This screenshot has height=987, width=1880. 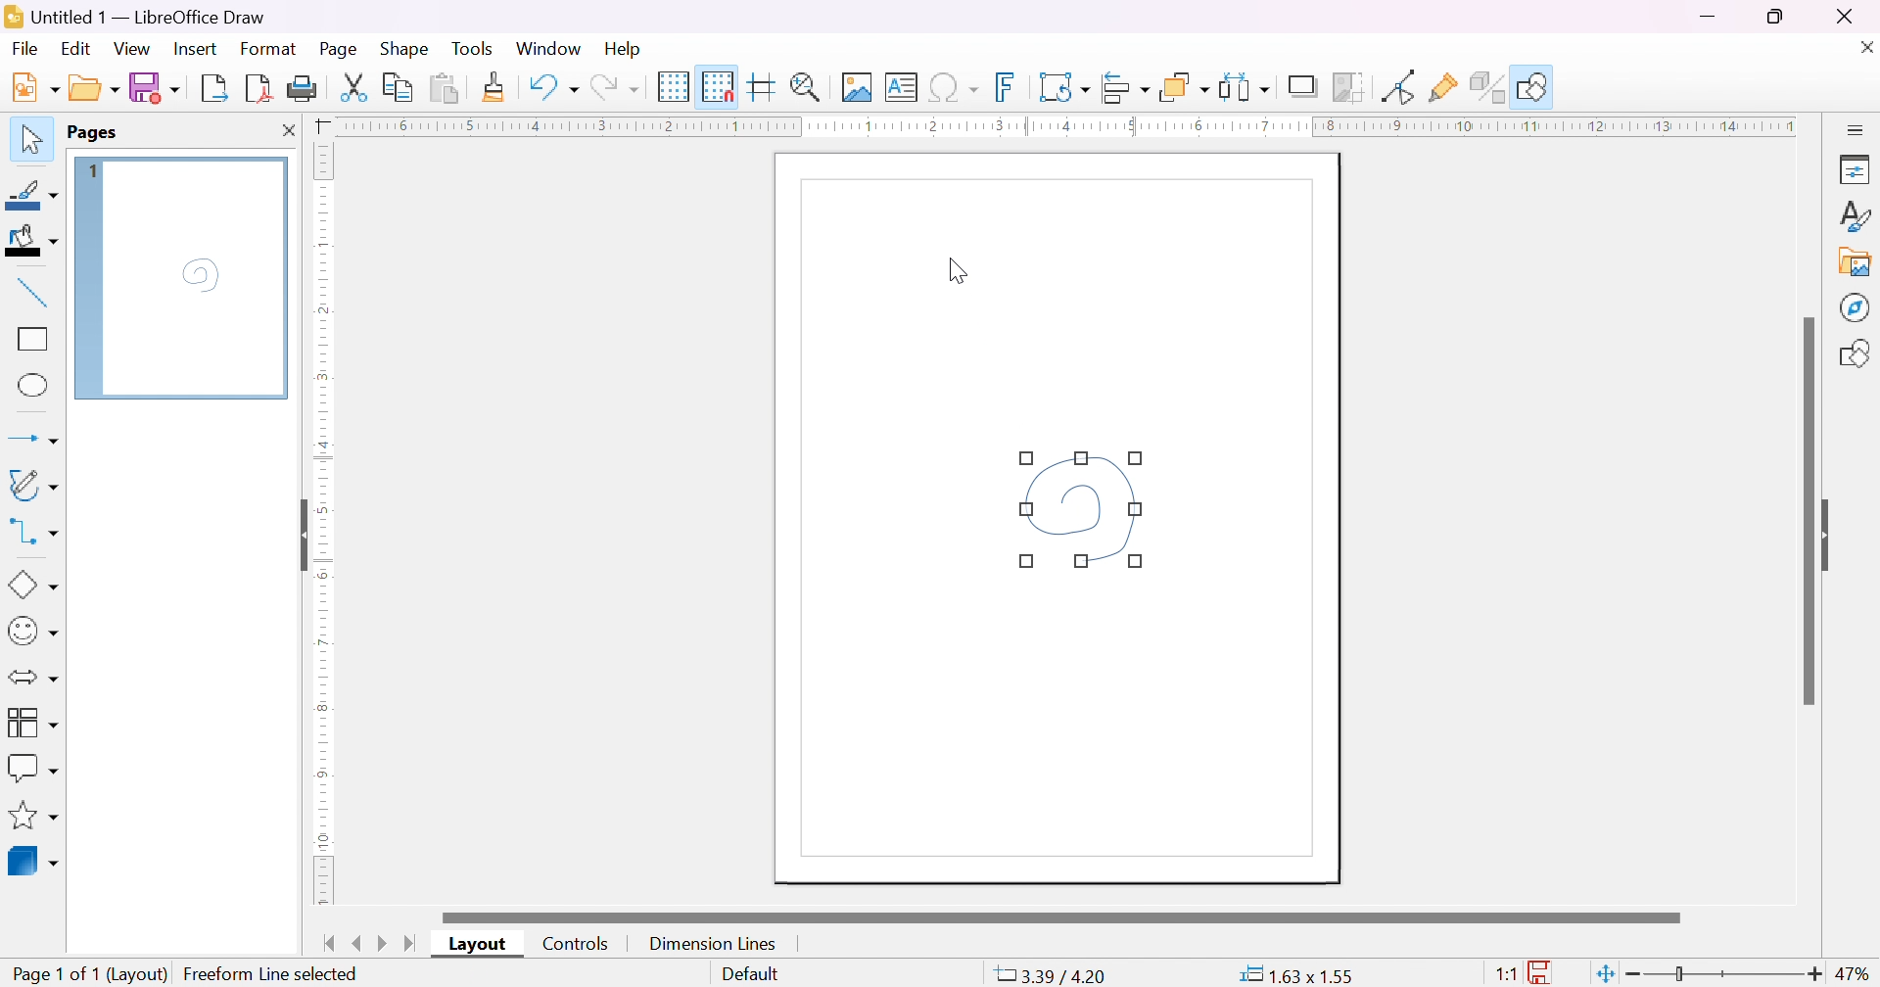 What do you see at coordinates (29, 138) in the screenshot?
I see `selection tool` at bounding box center [29, 138].